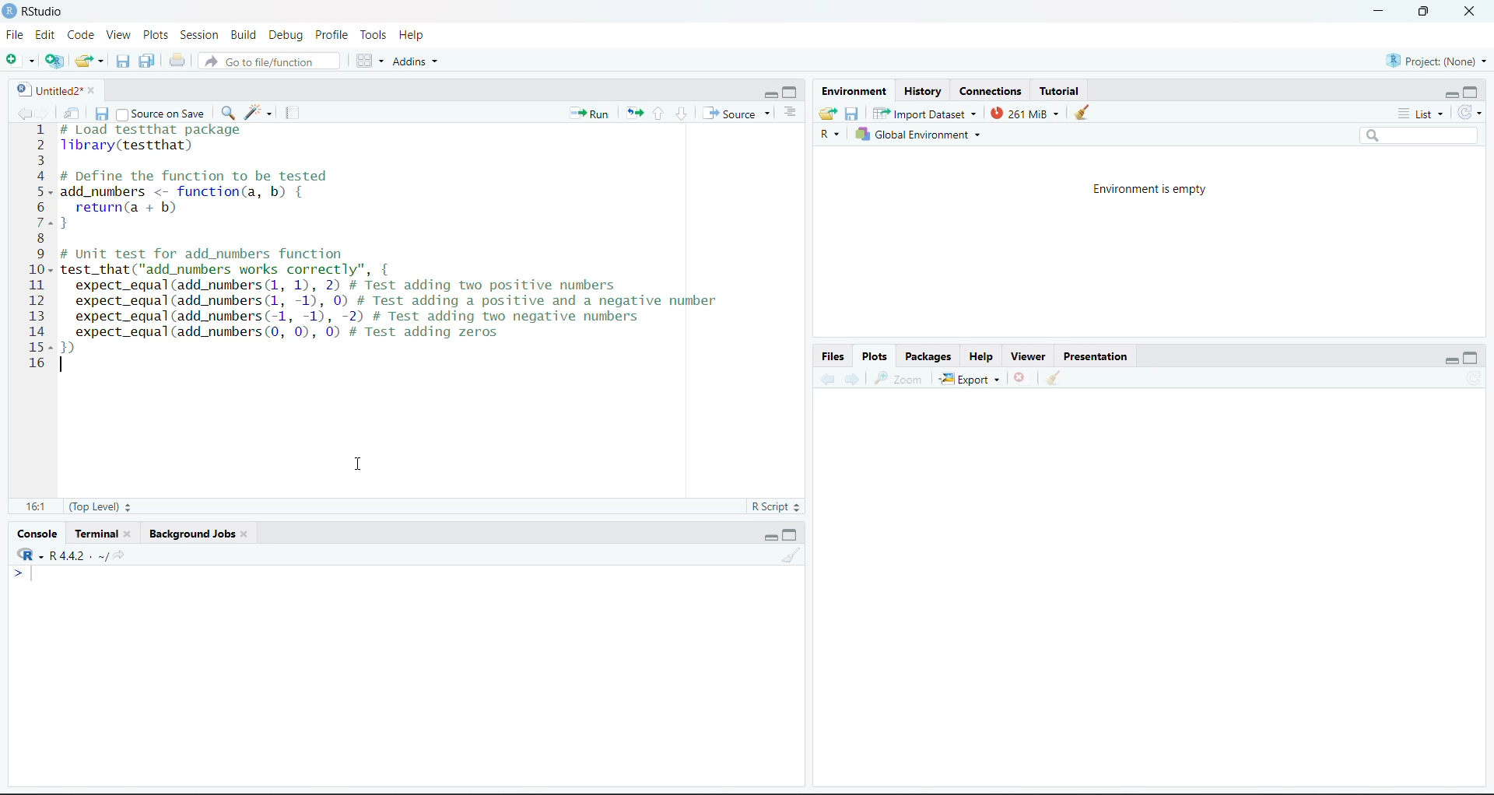 Image resolution: width=1494 pixels, height=795 pixels. What do you see at coordinates (791, 111) in the screenshot?
I see `Show document outline` at bounding box center [791, 111].